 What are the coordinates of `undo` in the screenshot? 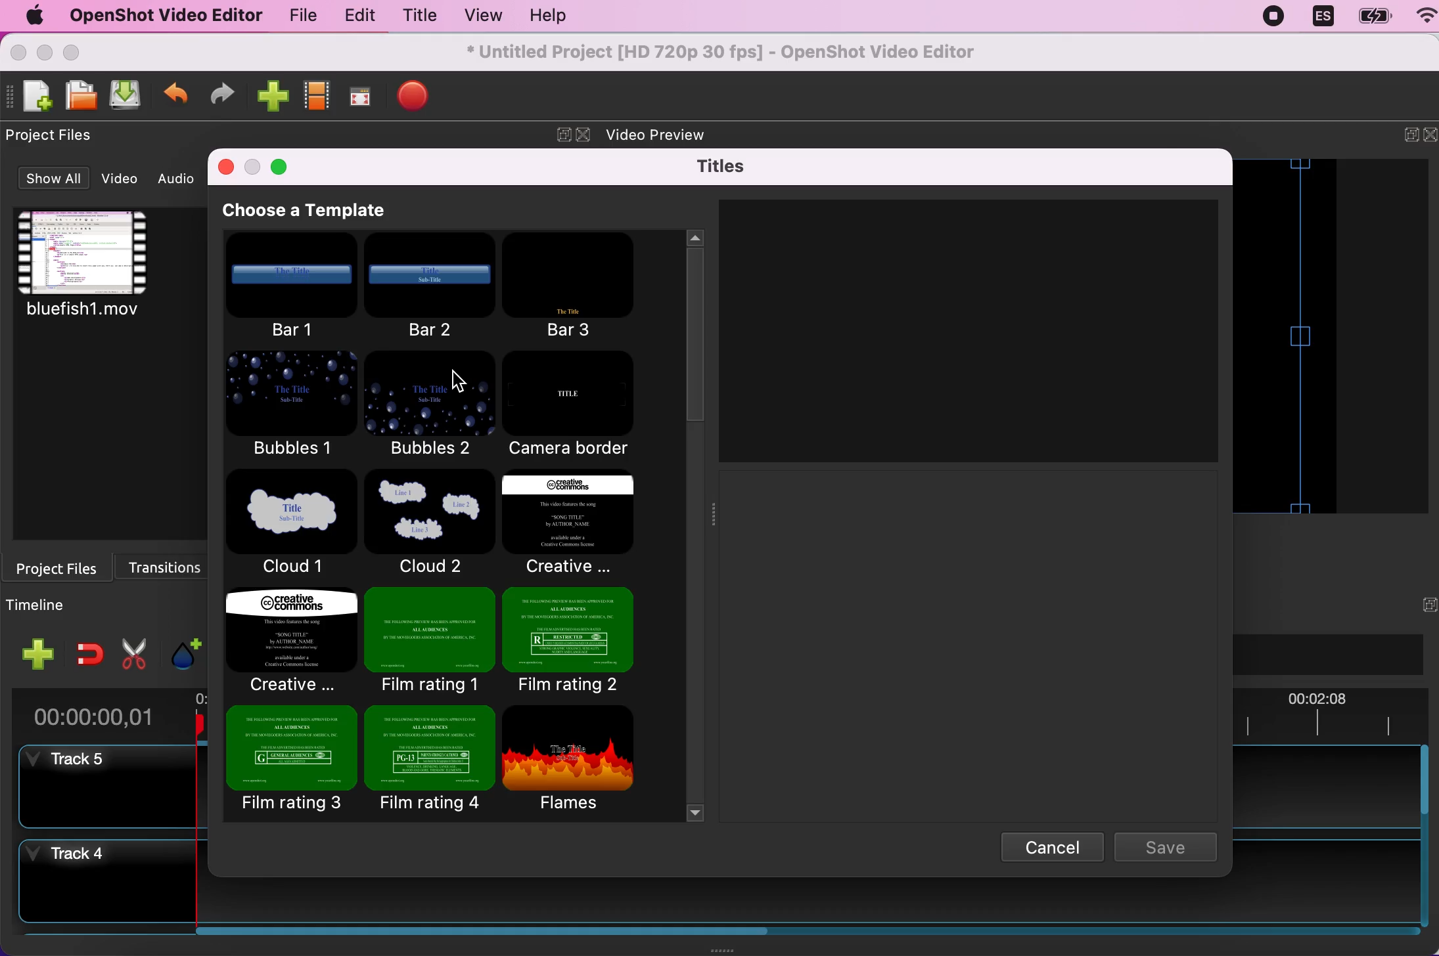 It's located at (176, 98).